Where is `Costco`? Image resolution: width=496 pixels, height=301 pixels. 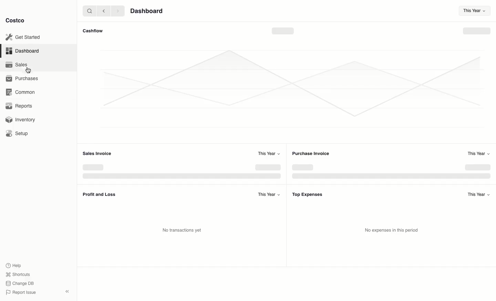 Costco is located at coordinates (17, 21).